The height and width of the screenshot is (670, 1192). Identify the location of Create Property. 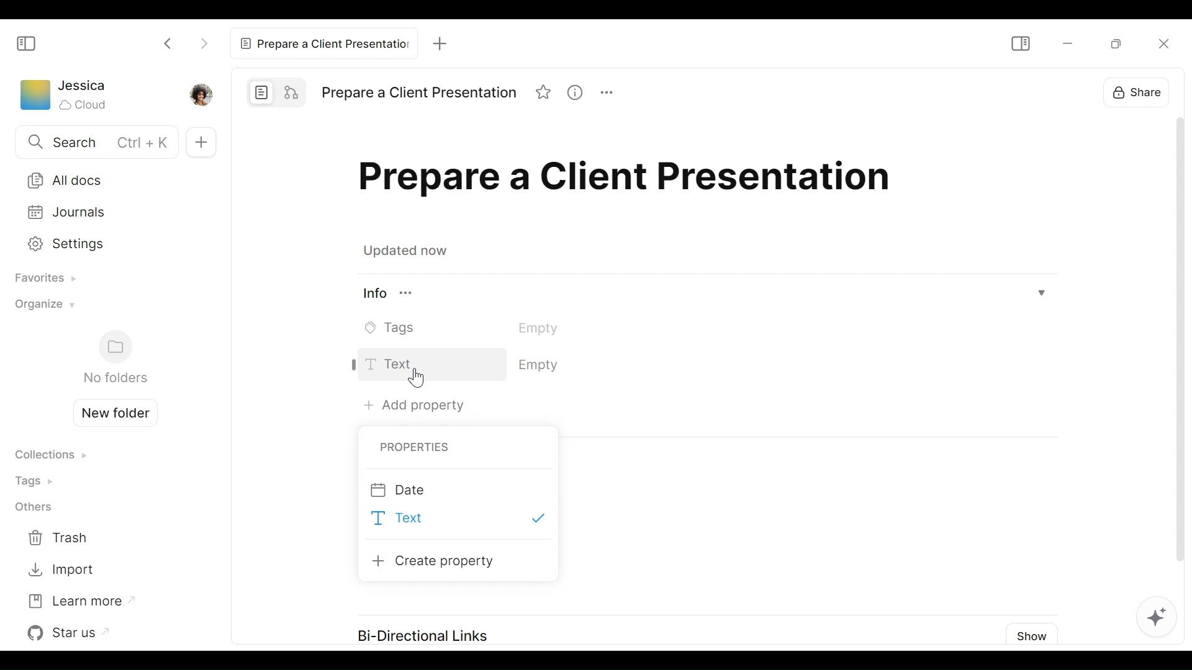
(449, 563).